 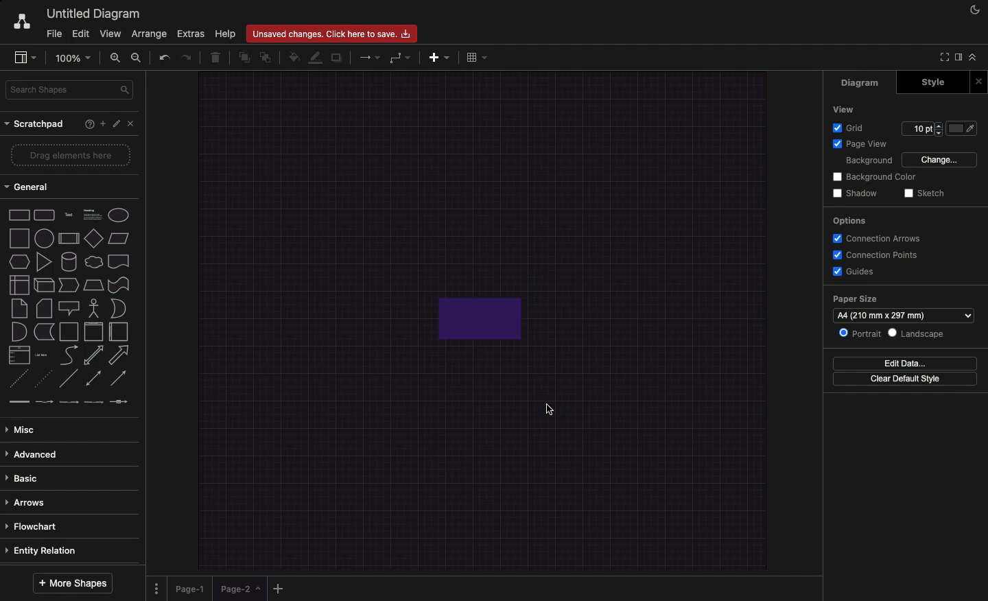 I want to click on Drag elements here, so click(x=72, y=156).